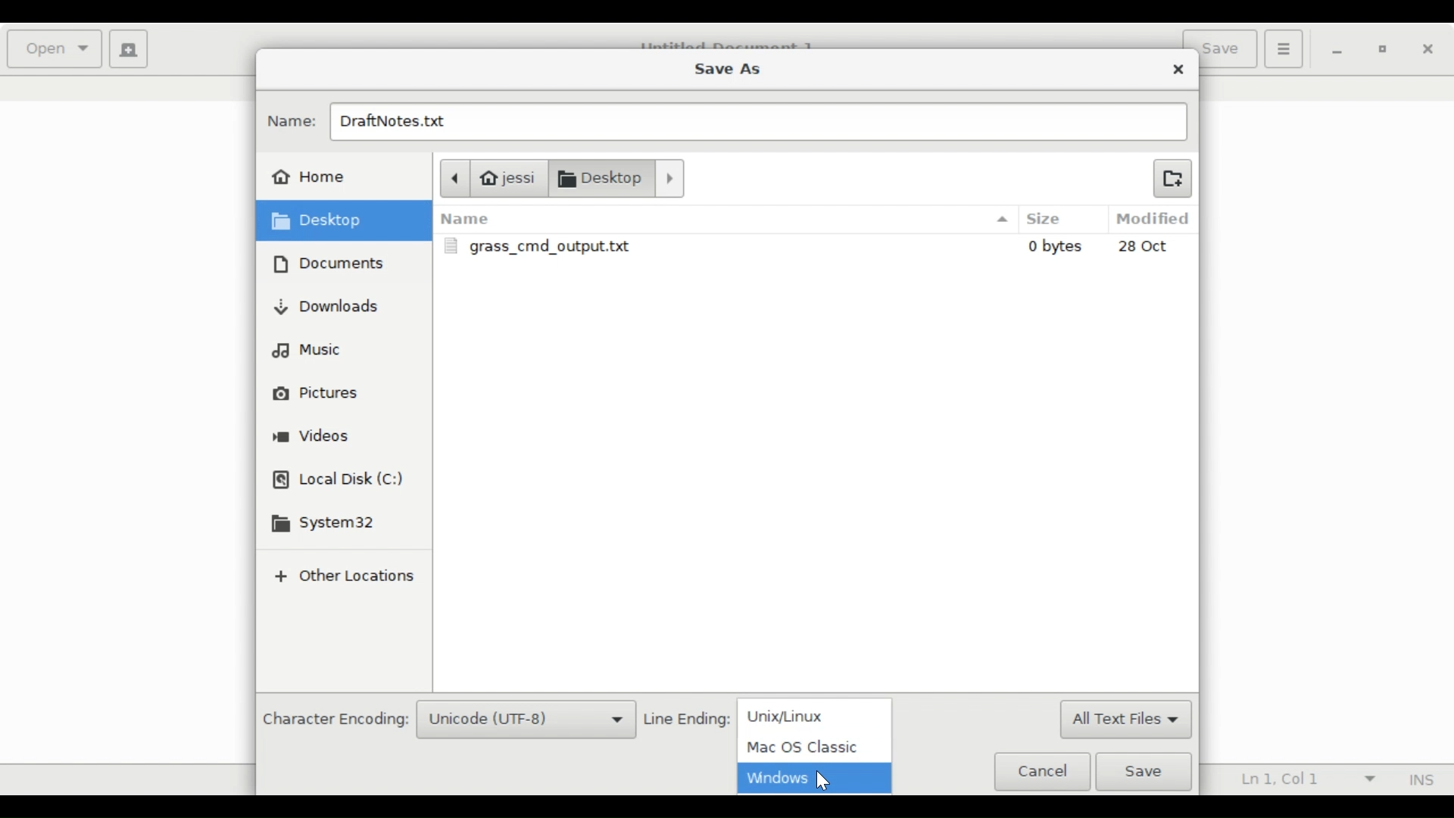 Image resolution: width=1454 pixels, height=818 pixels. What do you see at coordinates (292, 121) in the screenshot?
I see `Name` at bounding box center [292, 121].